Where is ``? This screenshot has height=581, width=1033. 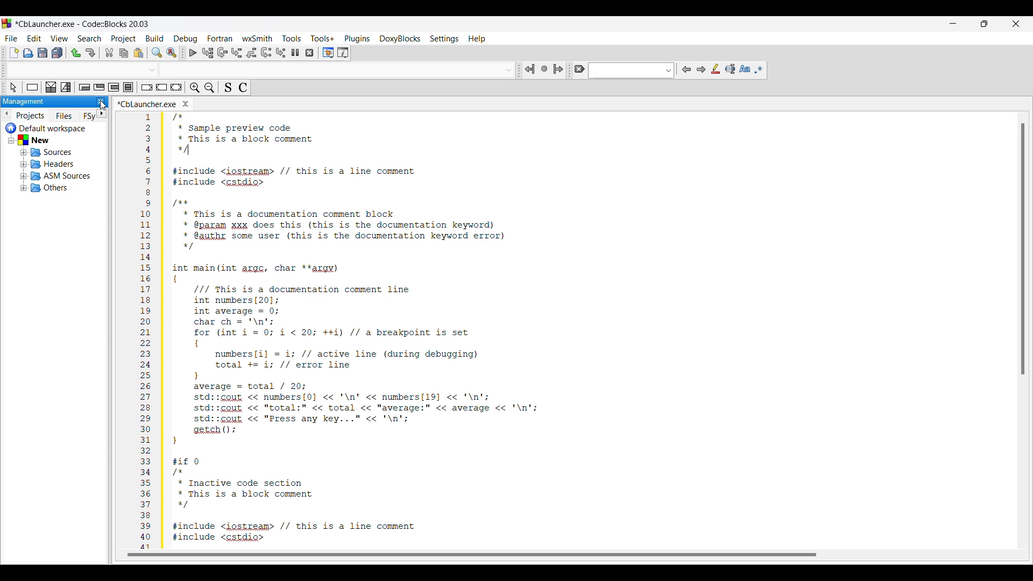
 is located at coordinates (338, 69).